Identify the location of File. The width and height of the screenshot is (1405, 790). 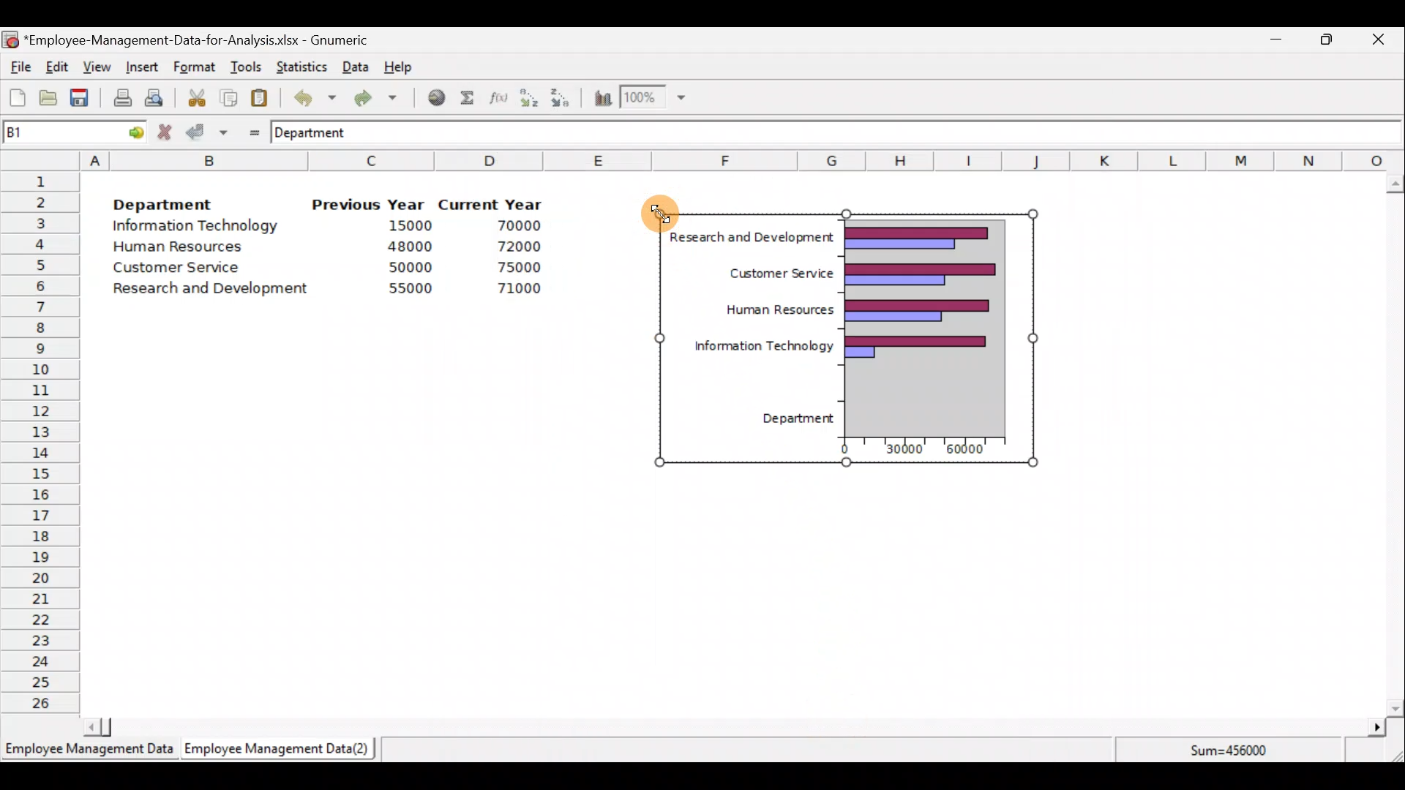
(18, 67).